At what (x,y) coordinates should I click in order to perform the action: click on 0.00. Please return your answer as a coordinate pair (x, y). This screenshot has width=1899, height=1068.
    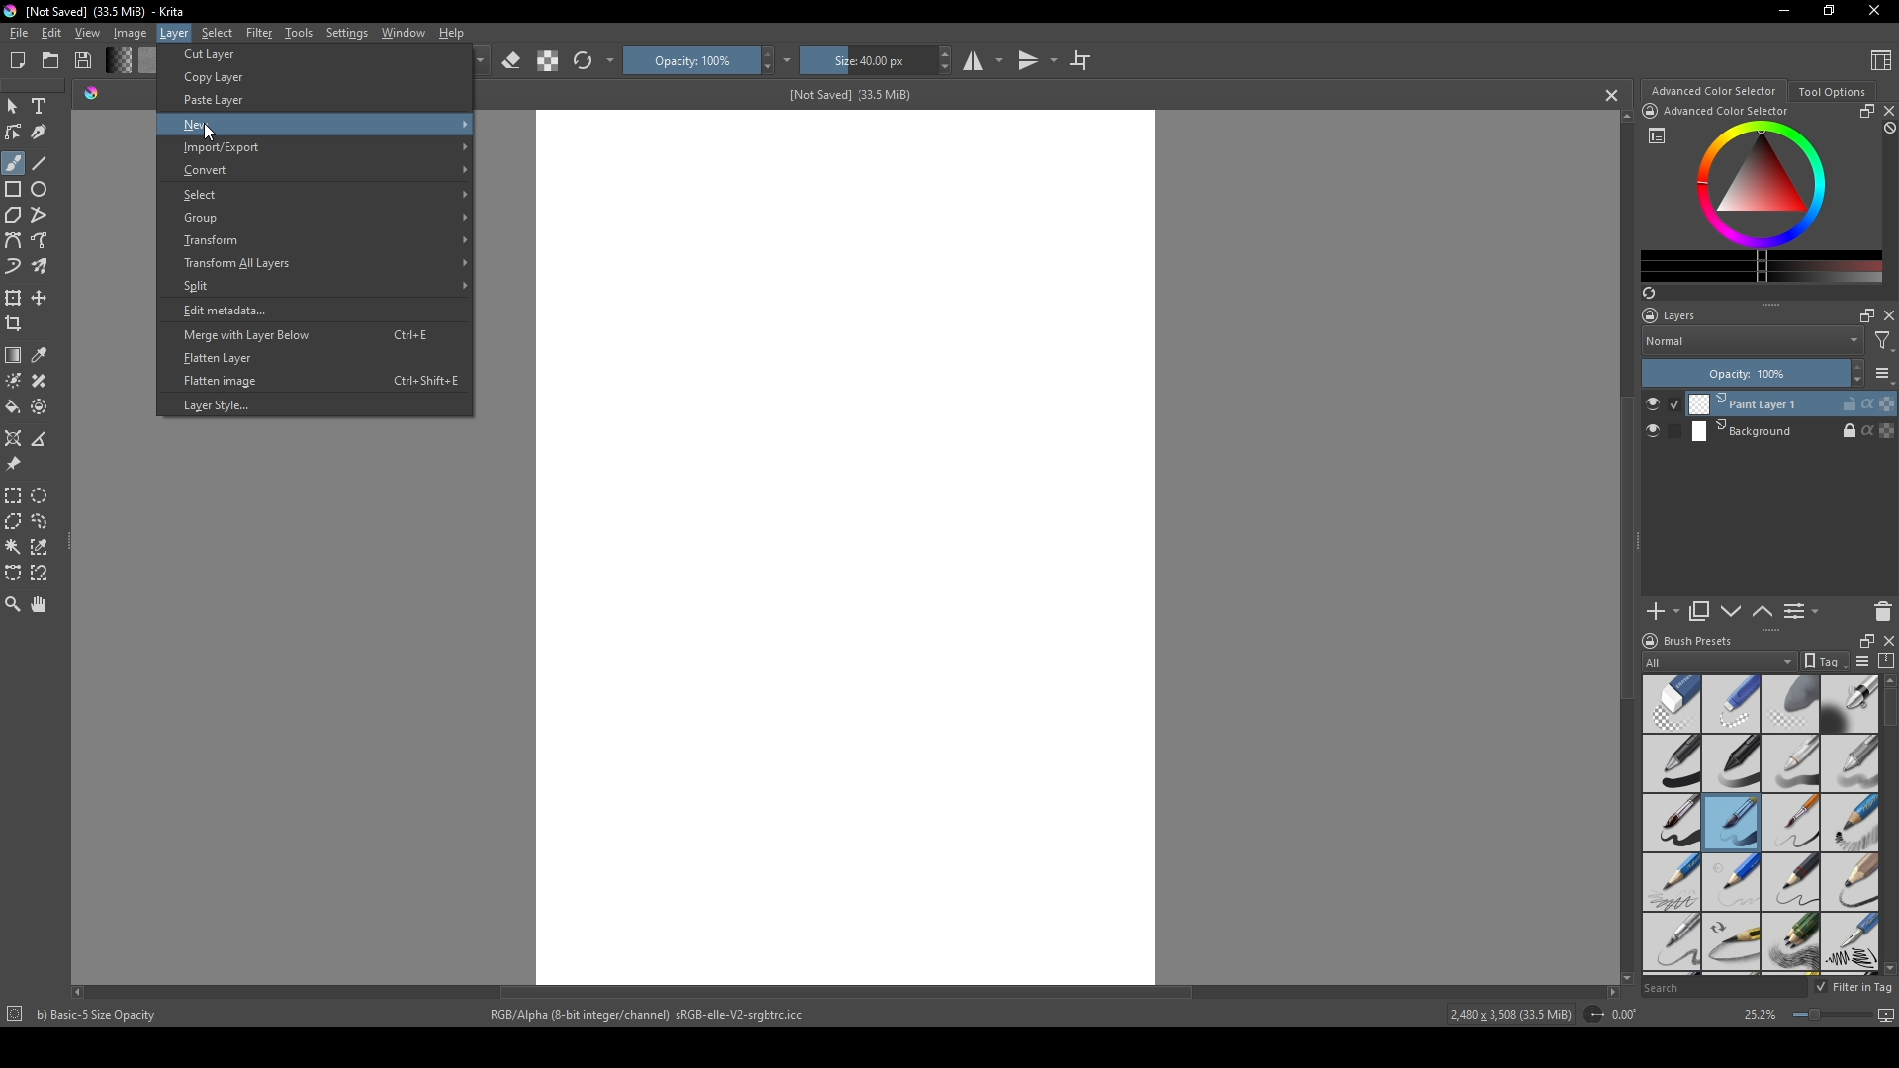
    Looking at the image, I should click on (1630, 1015).